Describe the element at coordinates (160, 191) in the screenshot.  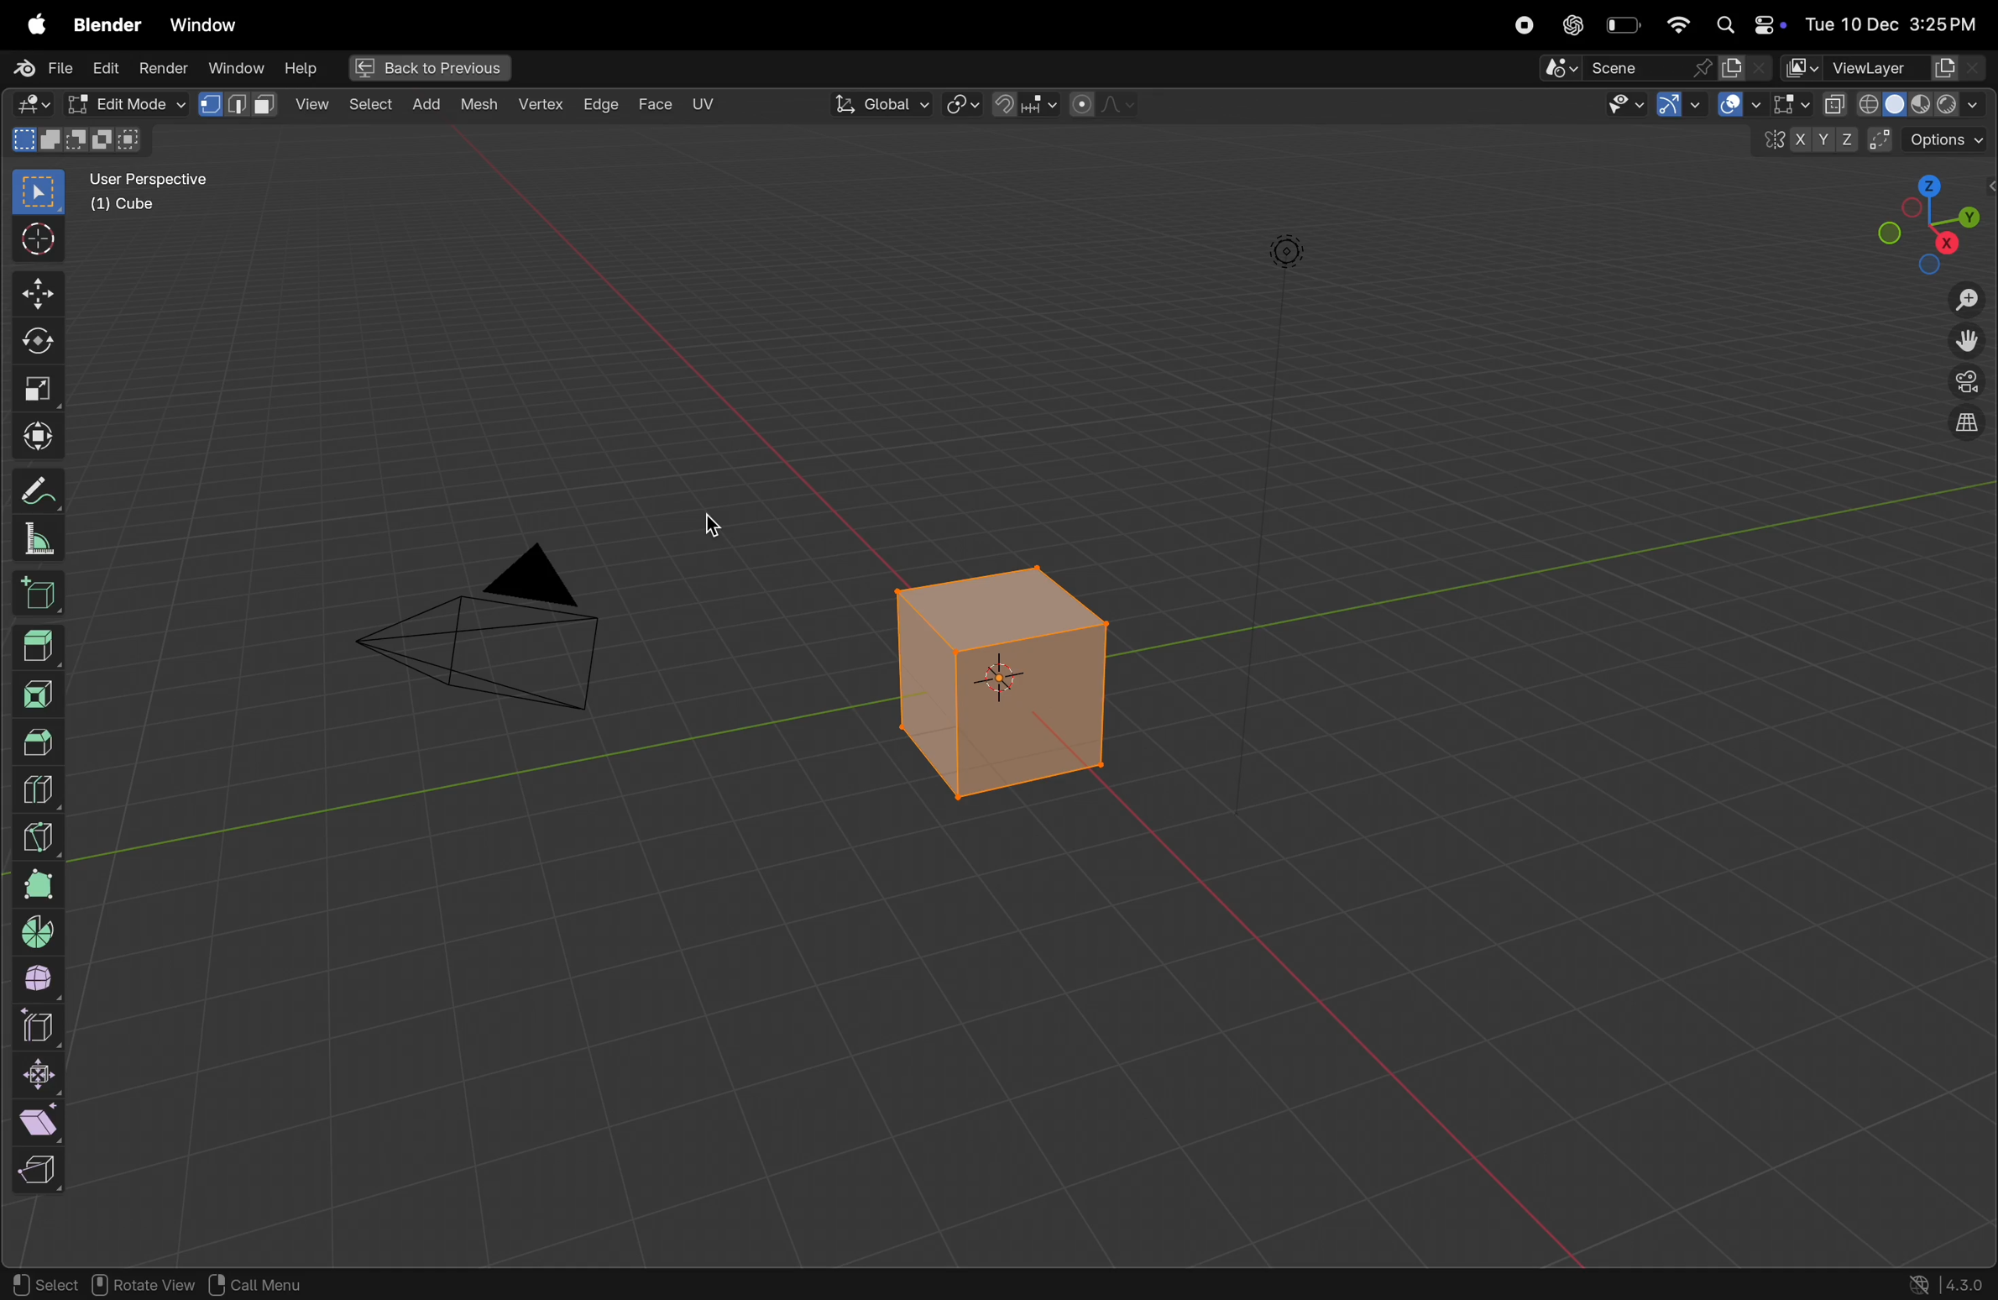
I see `user perscpective` at that location.